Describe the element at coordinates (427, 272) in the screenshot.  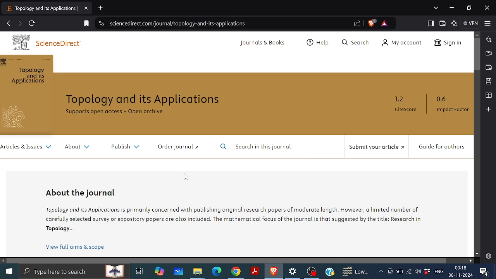
I see `Dropbox` at that location.